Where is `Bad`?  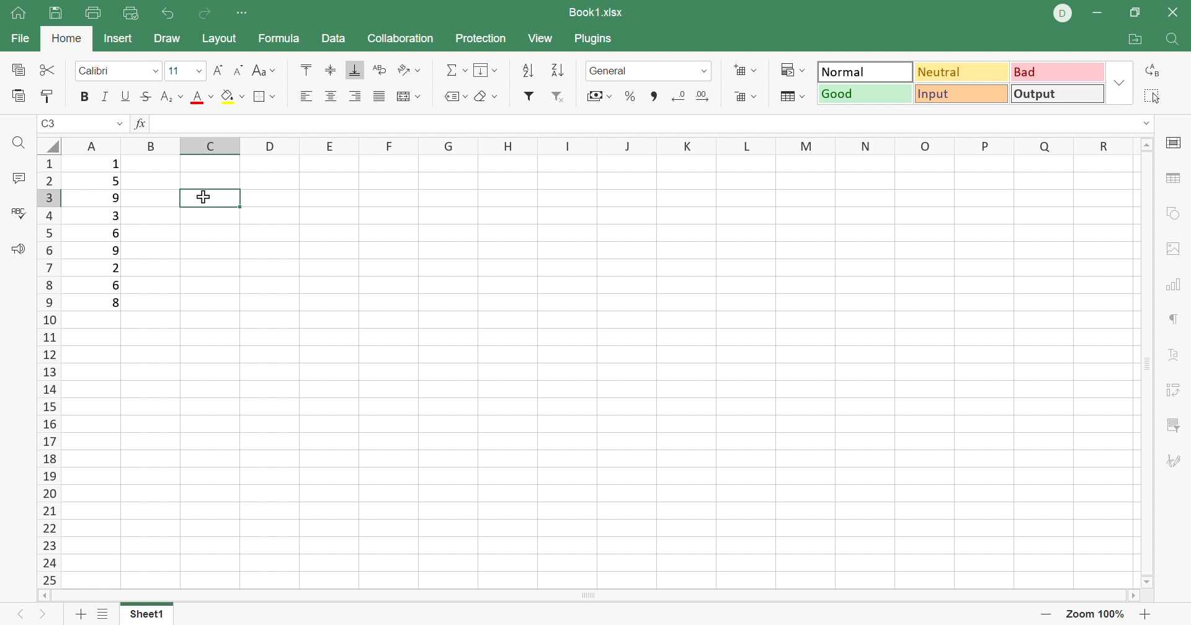 Bad is located at coordinates (1059, 73).